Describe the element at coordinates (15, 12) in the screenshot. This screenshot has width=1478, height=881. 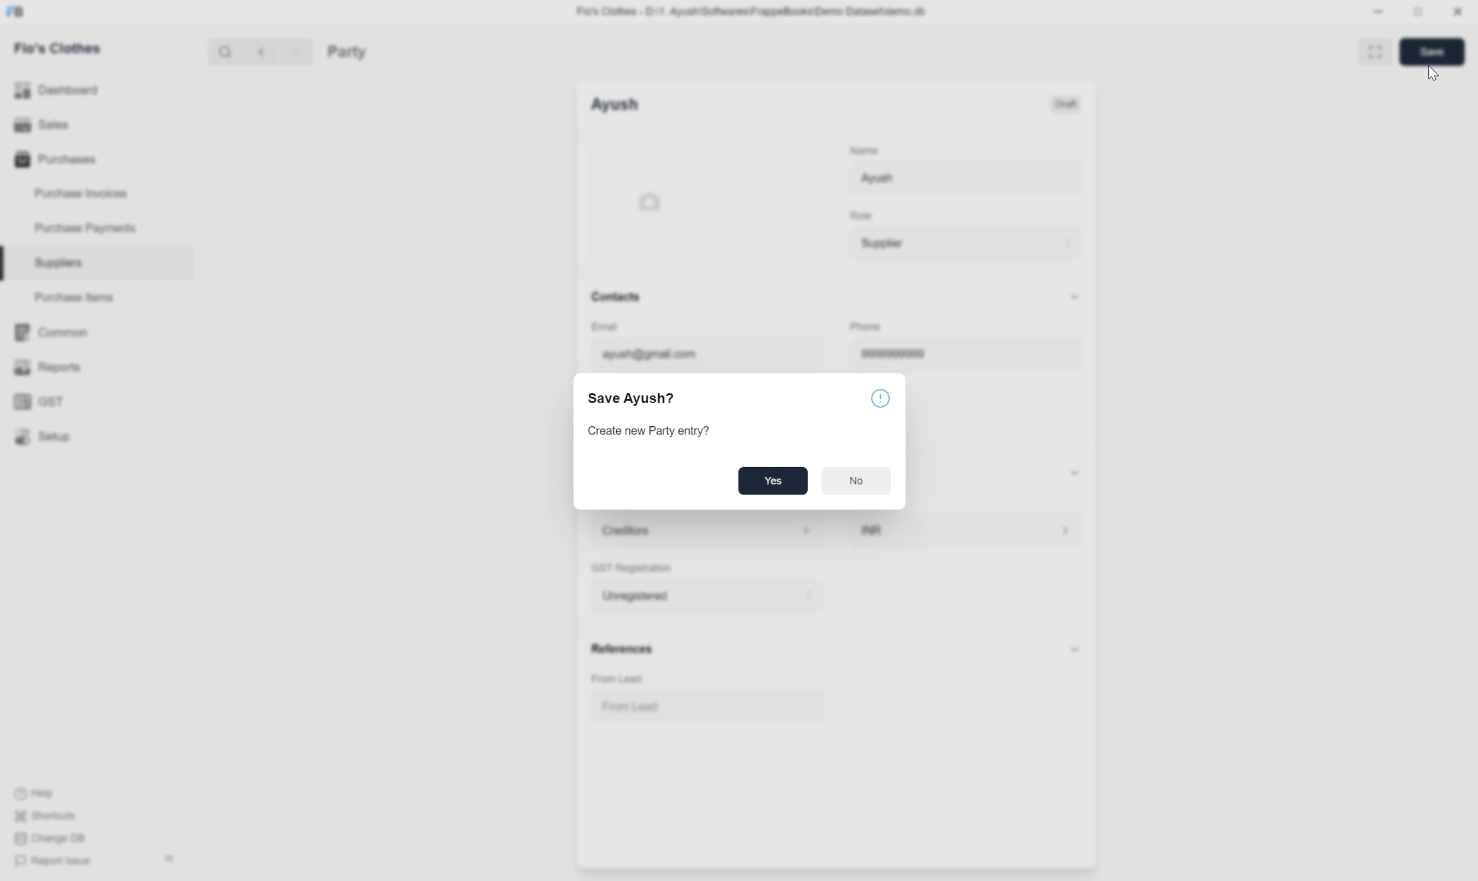
I see `Frappe Books logo` at that location.